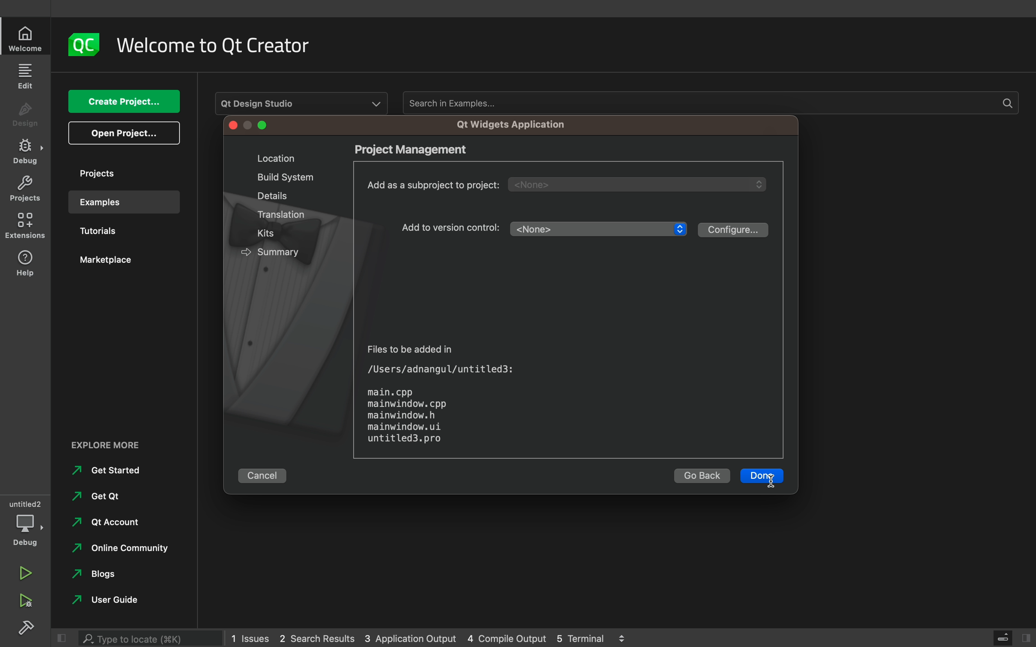  I want to click on debug, so click(28, 523).